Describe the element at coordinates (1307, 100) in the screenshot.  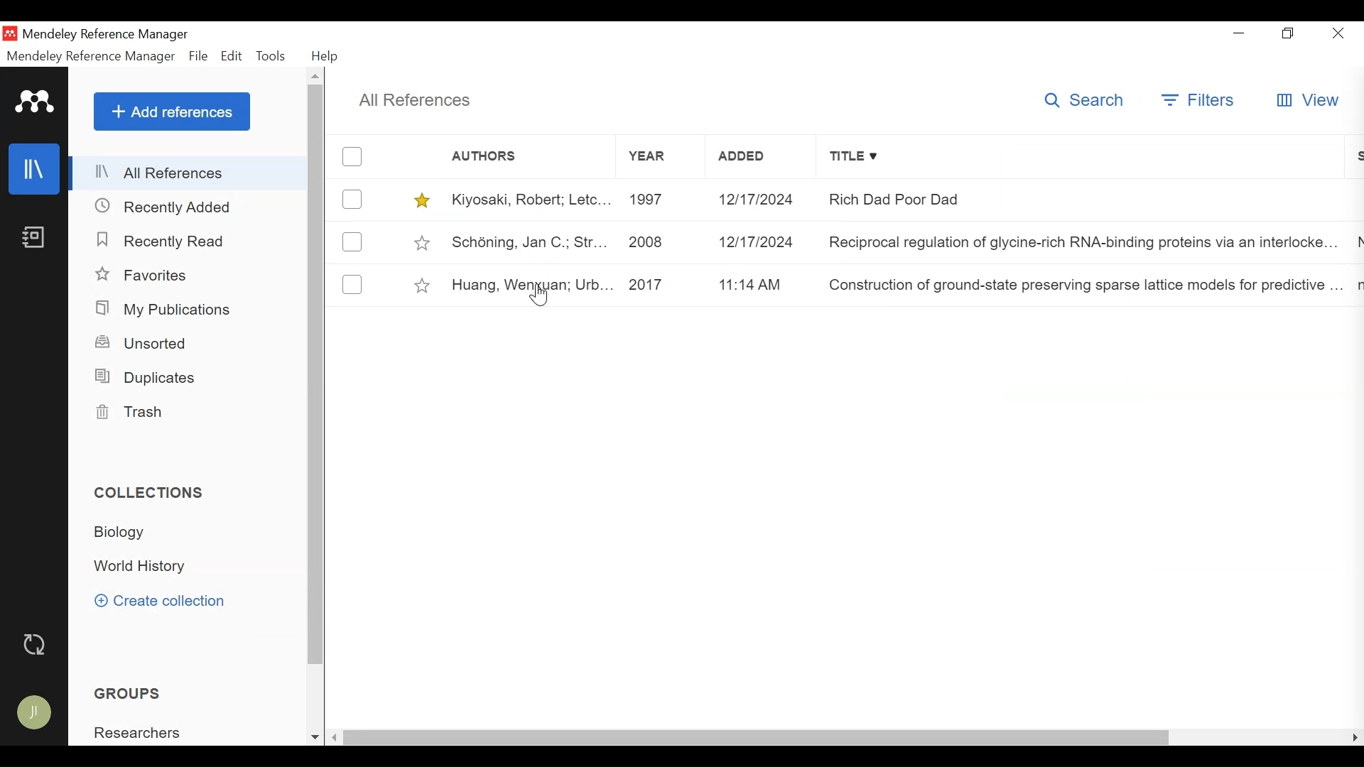
I see `View` at that location.